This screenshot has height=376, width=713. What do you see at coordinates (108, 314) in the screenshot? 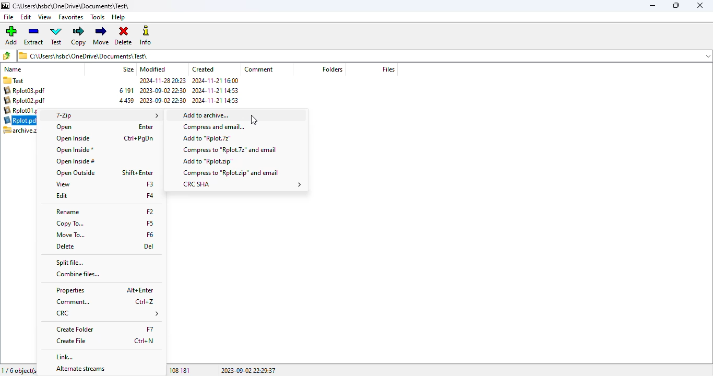
I see `CRC` at bounding box center [108, 314].